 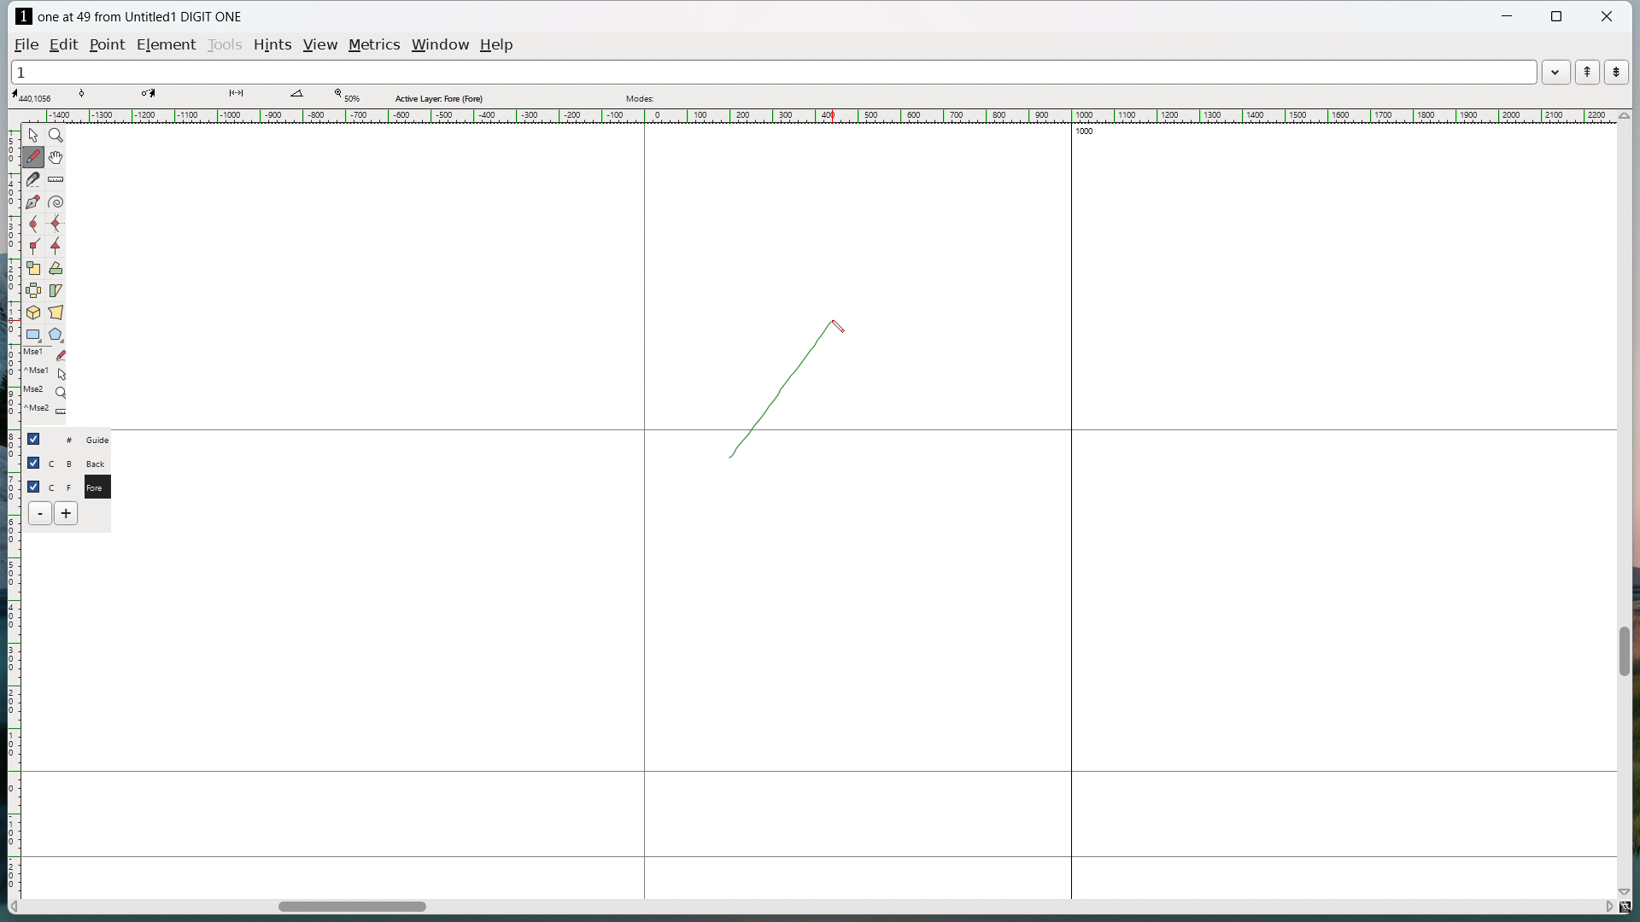 What do you see at coordinates (236, 93) in the screenshot?
I see `distance between points` at bounding box center [236, 93].